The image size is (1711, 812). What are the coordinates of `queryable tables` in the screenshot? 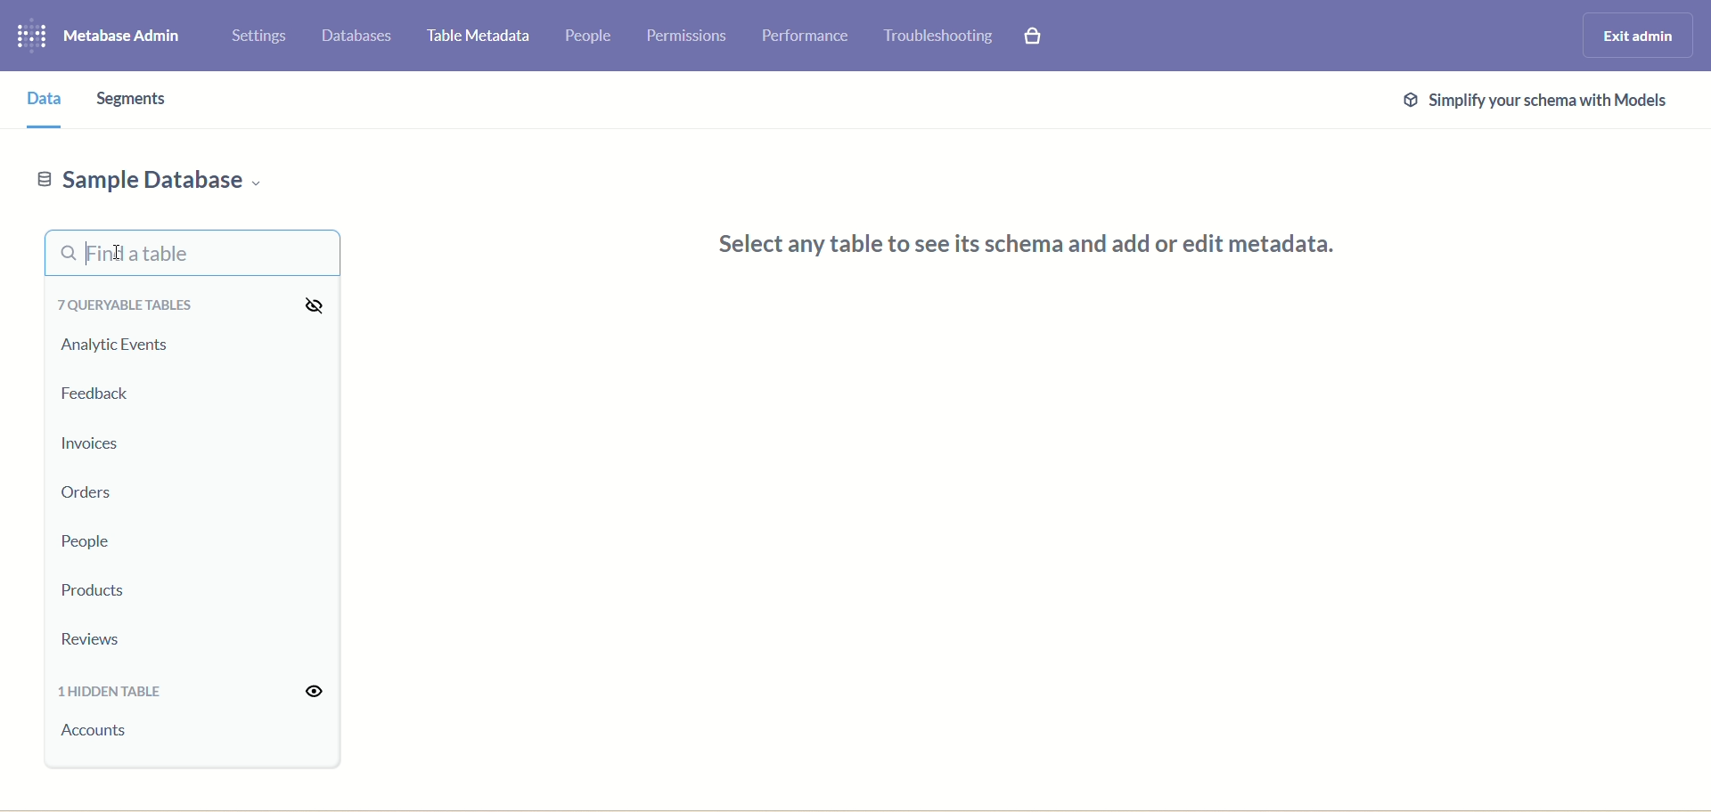 It's located at (129, 303).